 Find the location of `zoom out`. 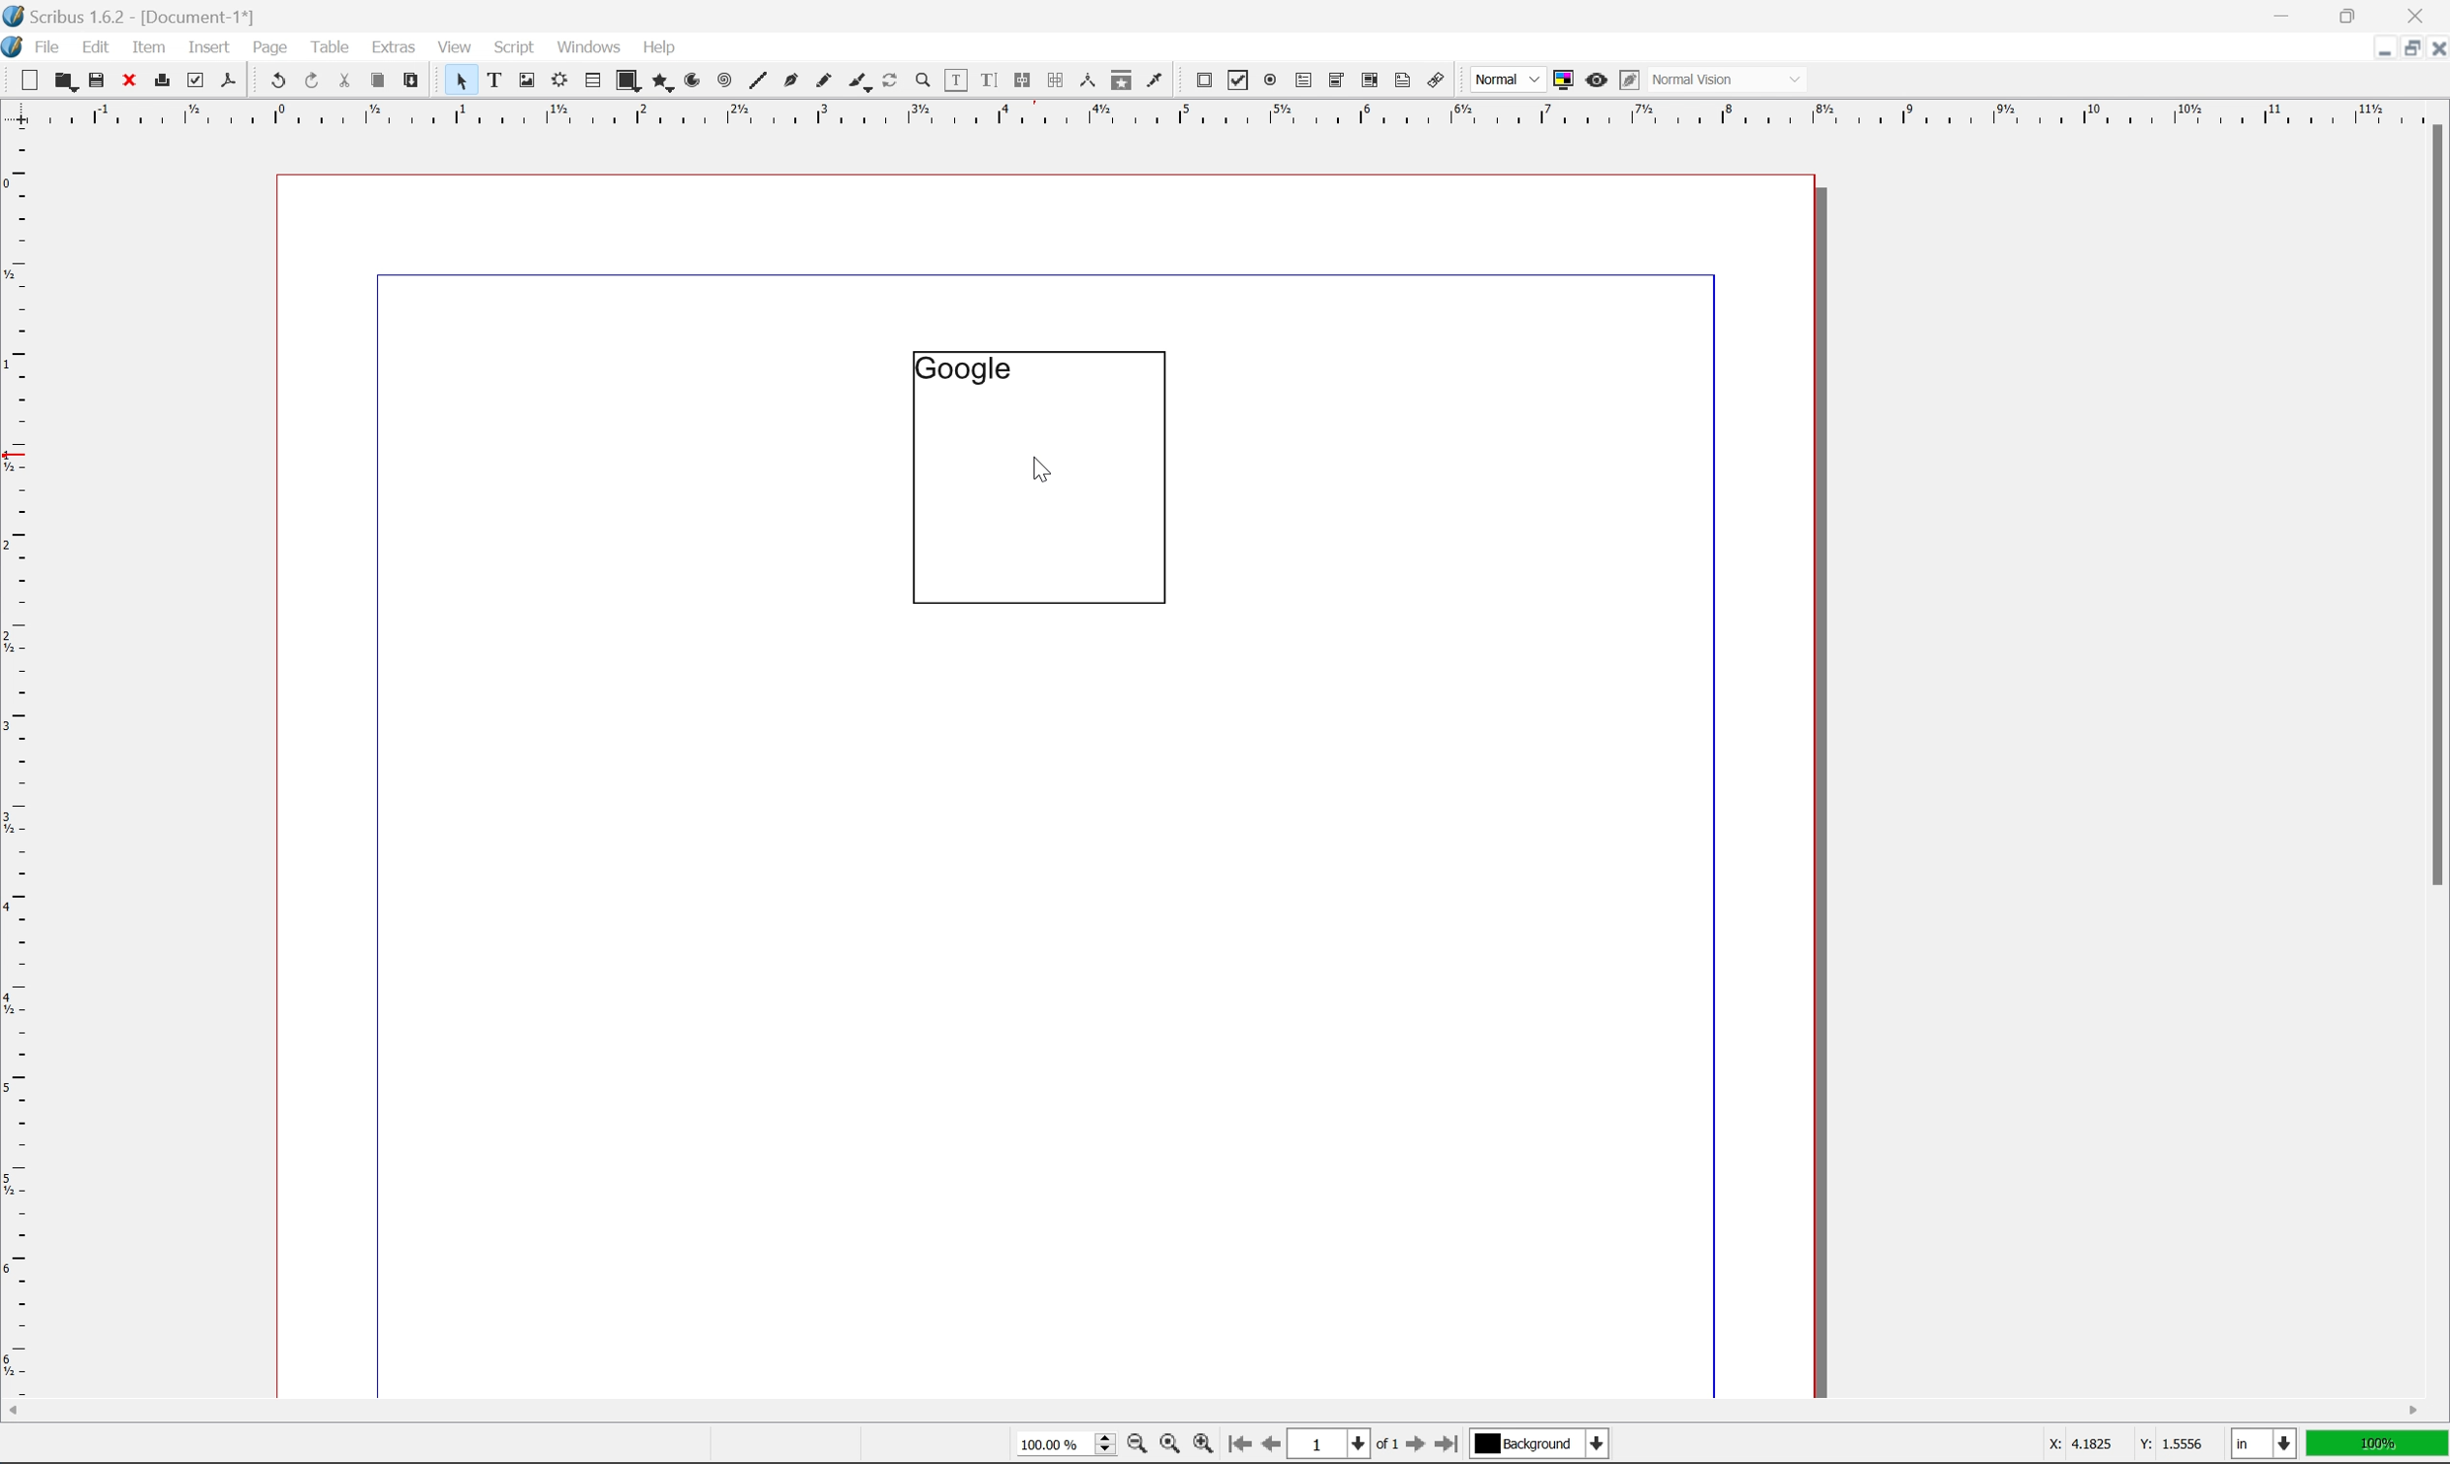

zoom out is located at coordinates (1132, 1447).